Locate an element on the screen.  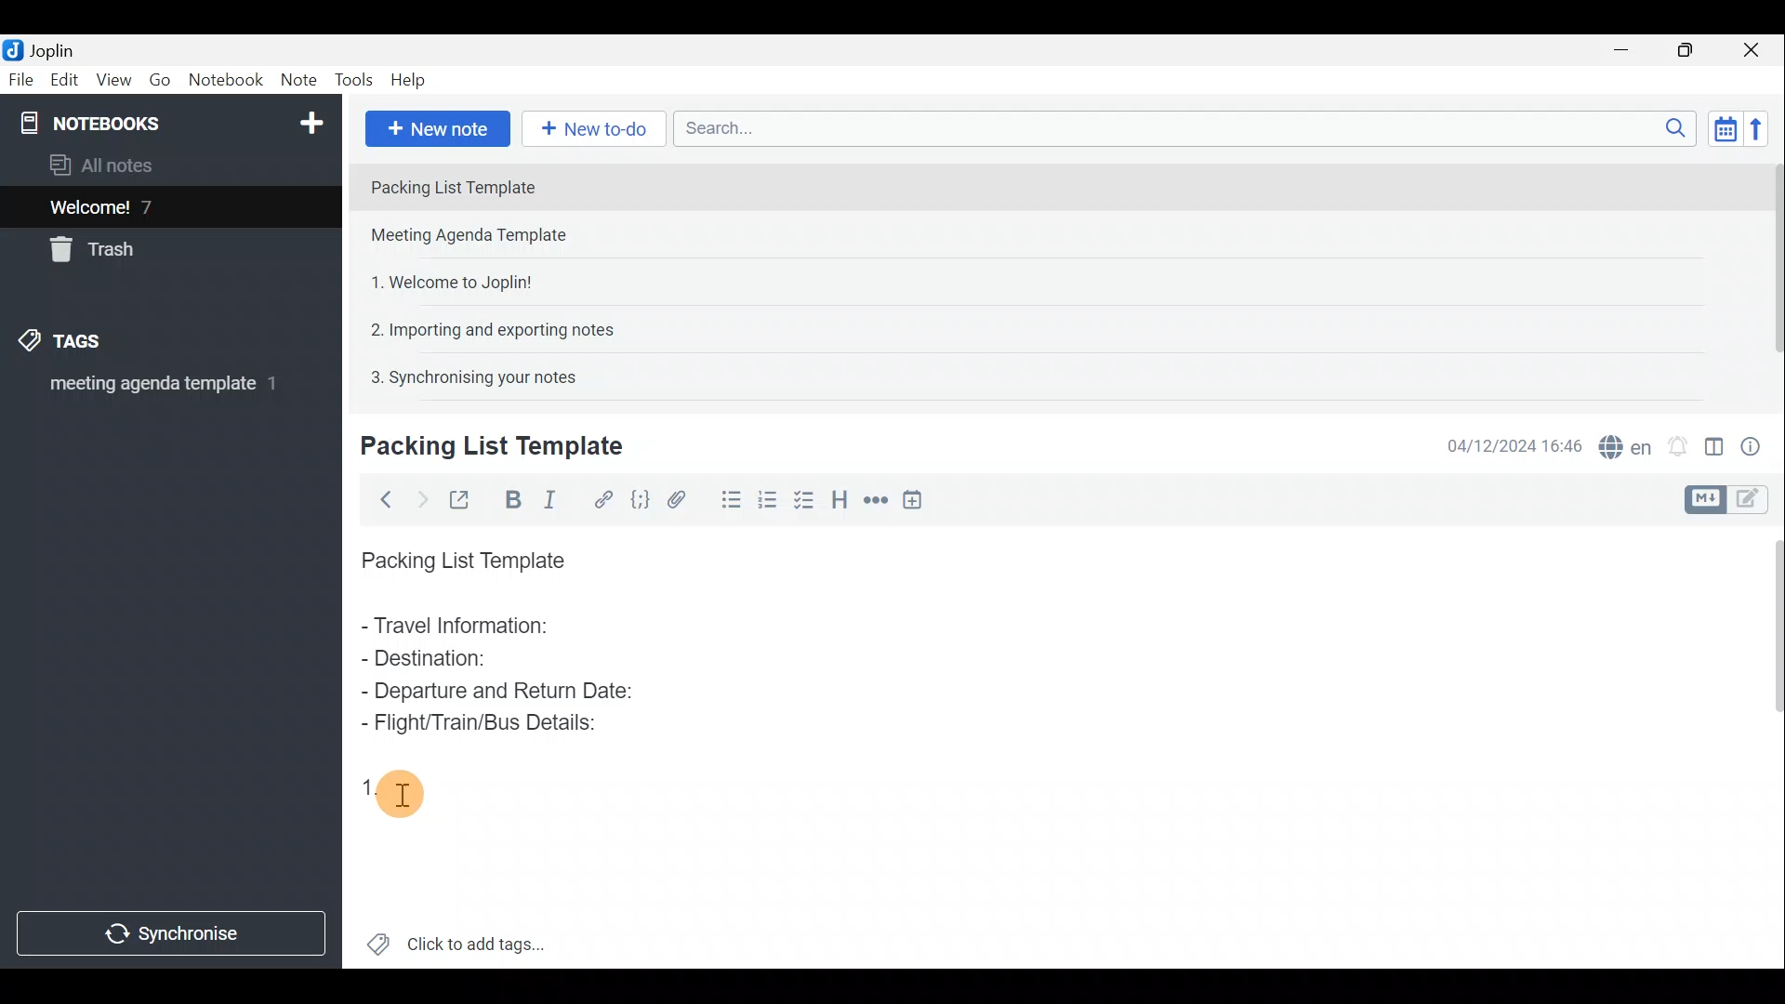
Reverse sort order is located at coordinates (1763, 127).